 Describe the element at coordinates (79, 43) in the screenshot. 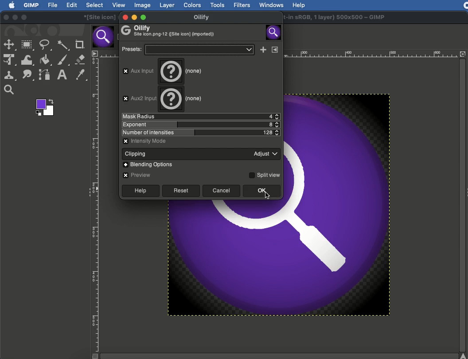

I see `Crop` at that location.